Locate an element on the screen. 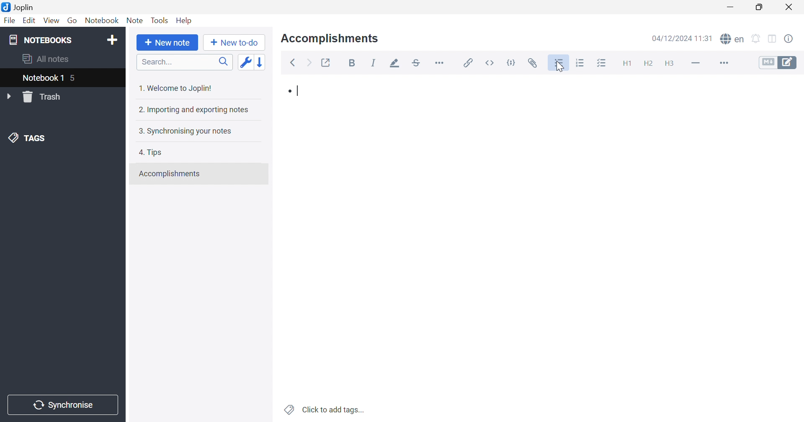 The width and height of the screenshot is (804, 422). Tools is located at coordinates (159, 20).